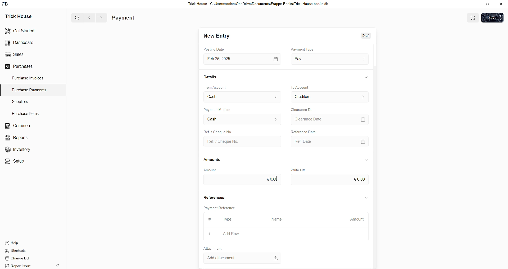 The image size is (508, 269). Describe the element at coordinates (494, 17) in the screenshot. I see `SAVE` at that location.